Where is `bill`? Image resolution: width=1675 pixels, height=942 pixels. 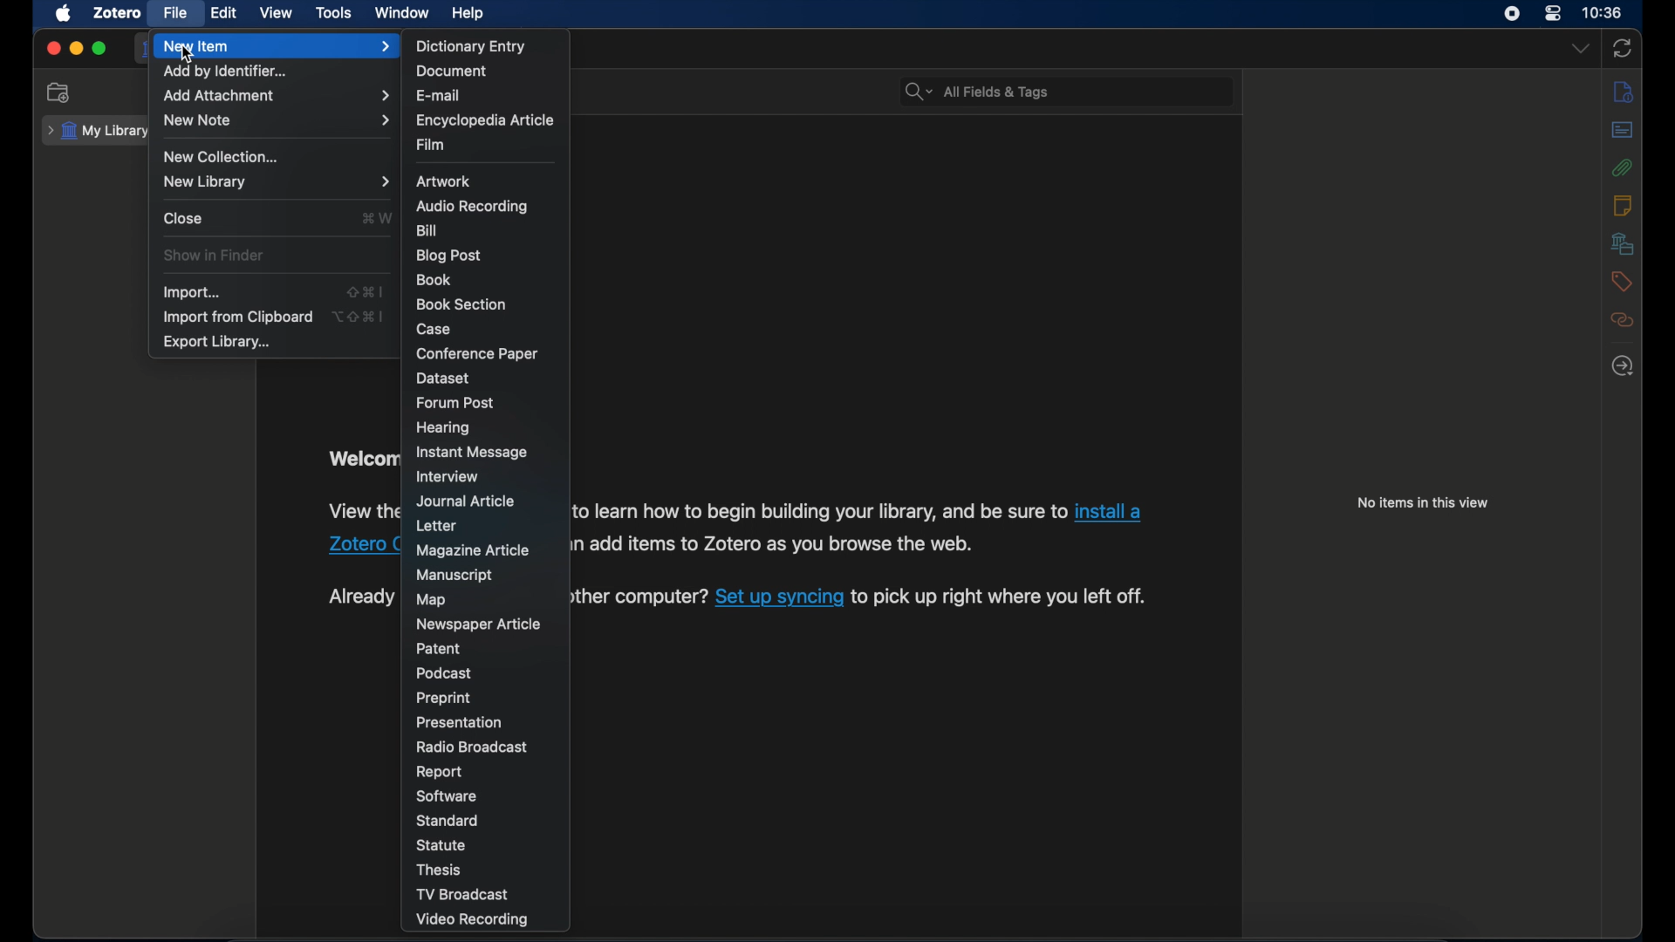 bill is located at coordinates (426, 230).